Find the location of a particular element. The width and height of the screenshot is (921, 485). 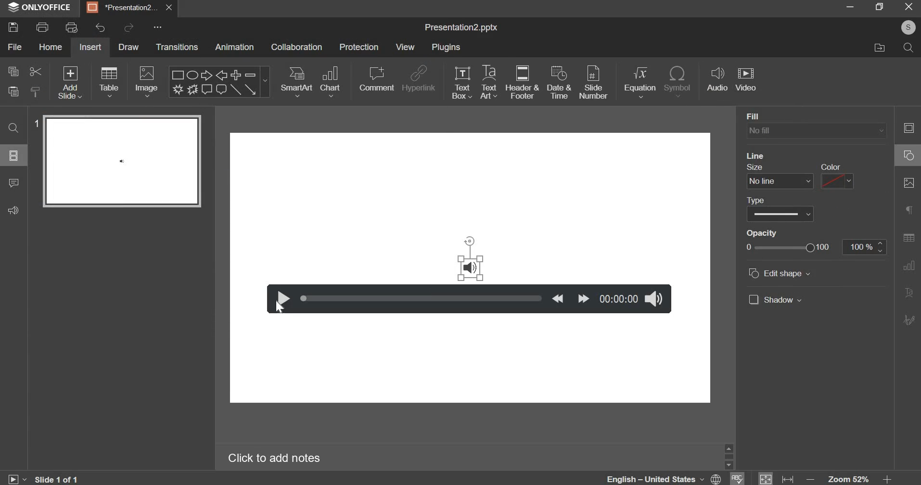

home is located at coordinates (52, 47).